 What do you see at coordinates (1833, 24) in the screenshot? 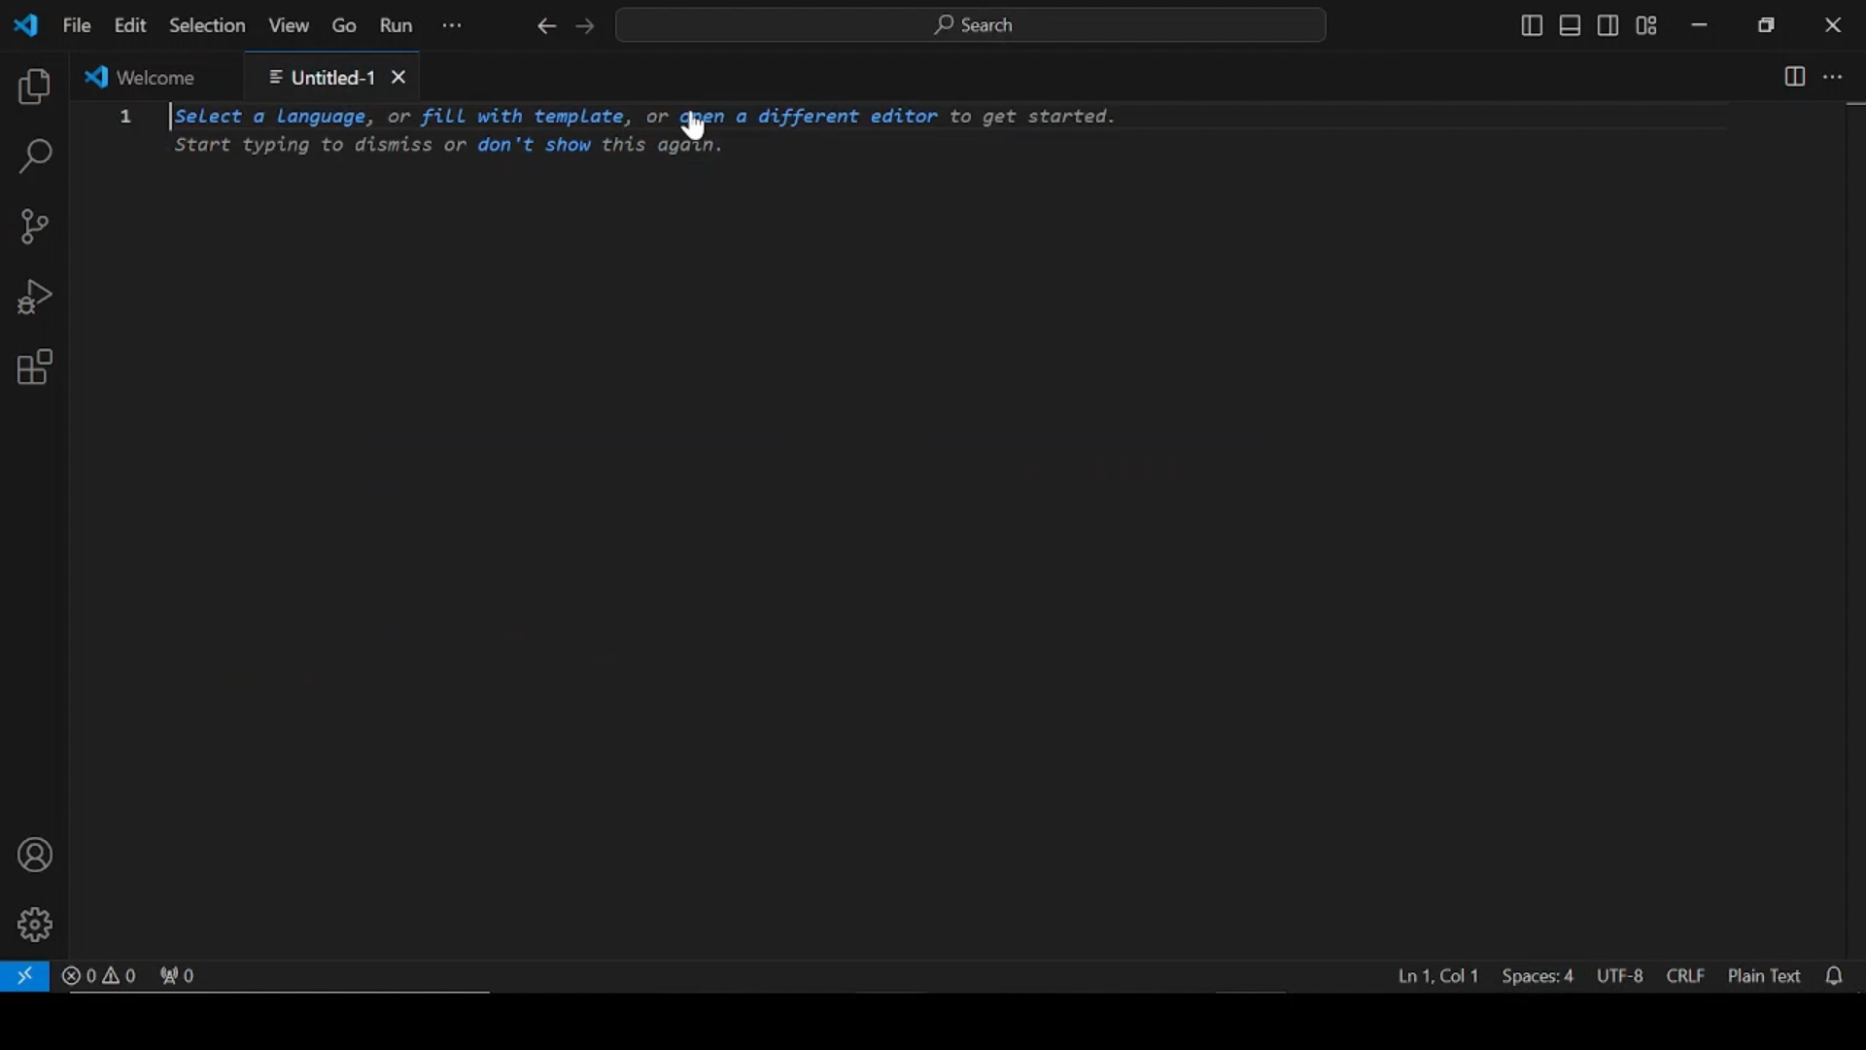
I see `close` at bounding box center [1833, 24].